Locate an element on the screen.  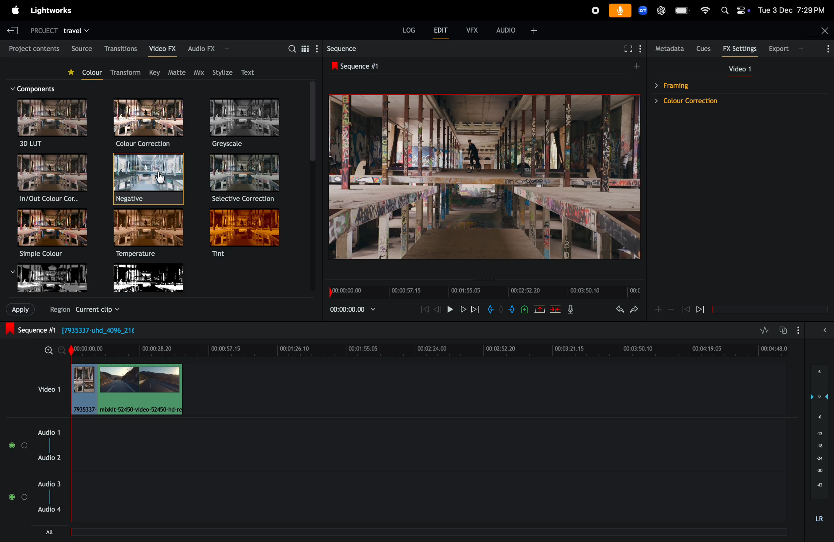
In/out color correction is located at coordinates (51, 179).